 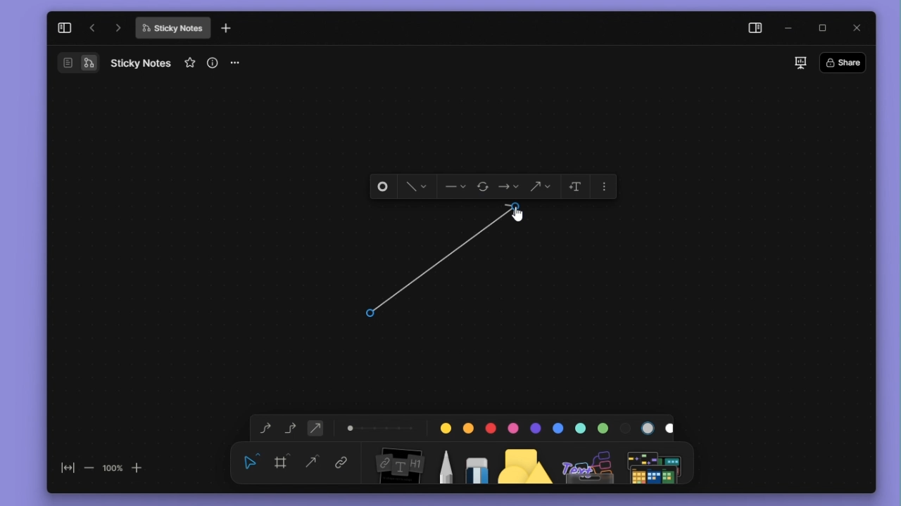 What do you see at coordinates (827, 29) in the screenshot?
I see `maximize` at bounding box center [827, 29].